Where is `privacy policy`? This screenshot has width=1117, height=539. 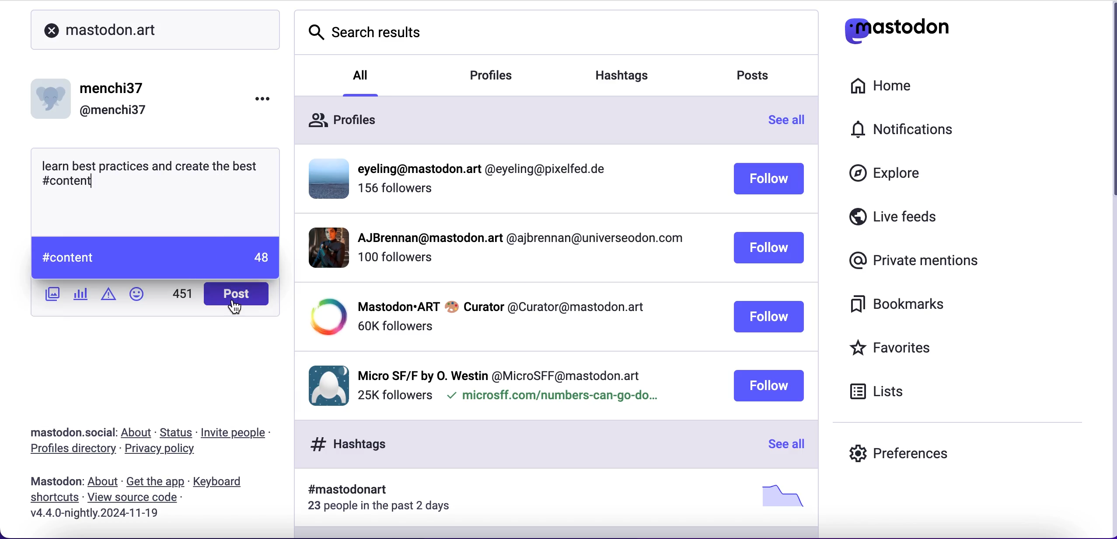 privacy policy is located at coordinates (164, 451).